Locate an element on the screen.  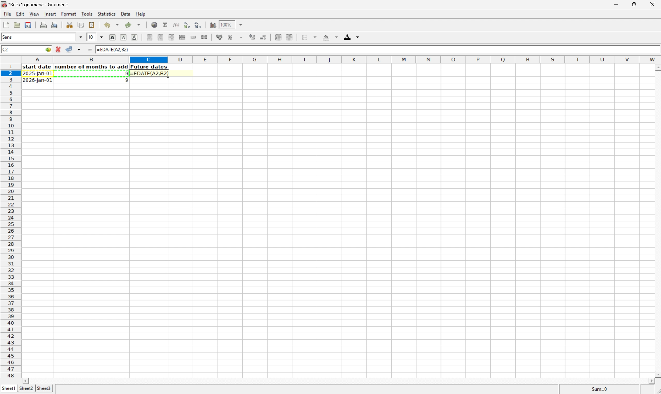
Merge a range of cells is located at coordinates (192, 37).